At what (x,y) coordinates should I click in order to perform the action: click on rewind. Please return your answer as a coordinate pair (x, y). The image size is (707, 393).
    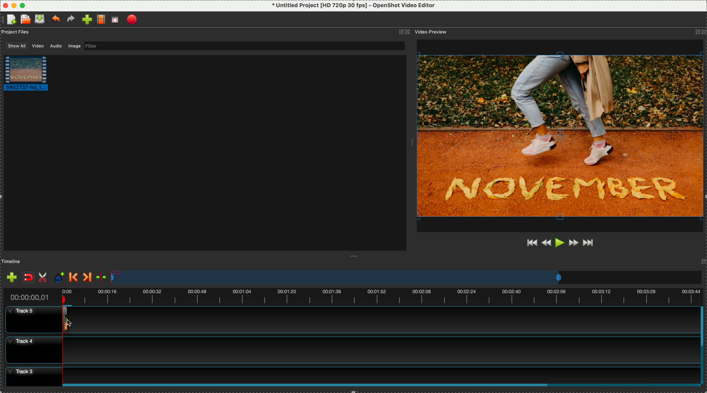
    Looking at the image, I should click on (546, 244).